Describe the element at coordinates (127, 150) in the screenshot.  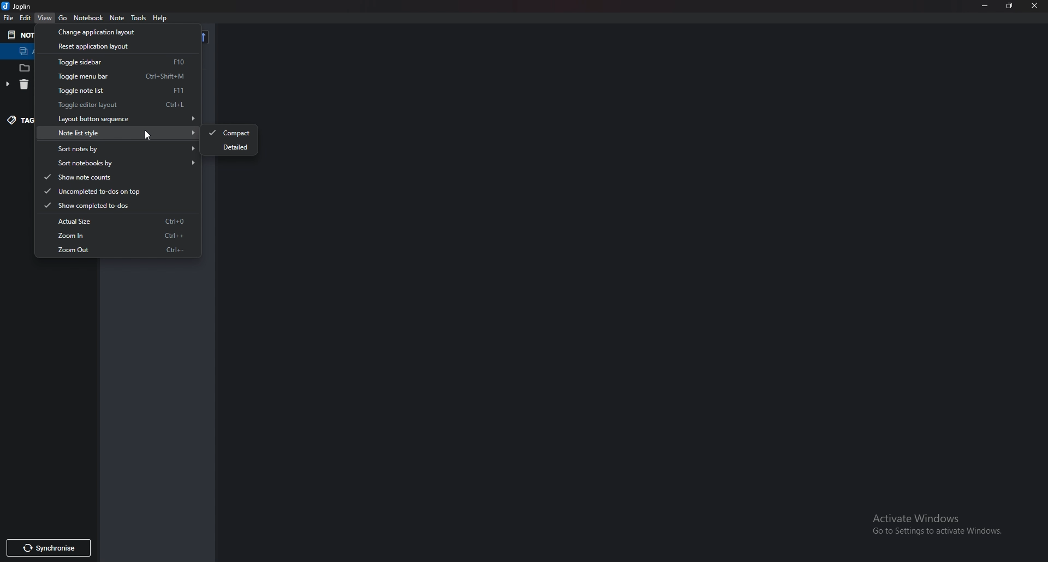
I see `Sort notes by` at that location.